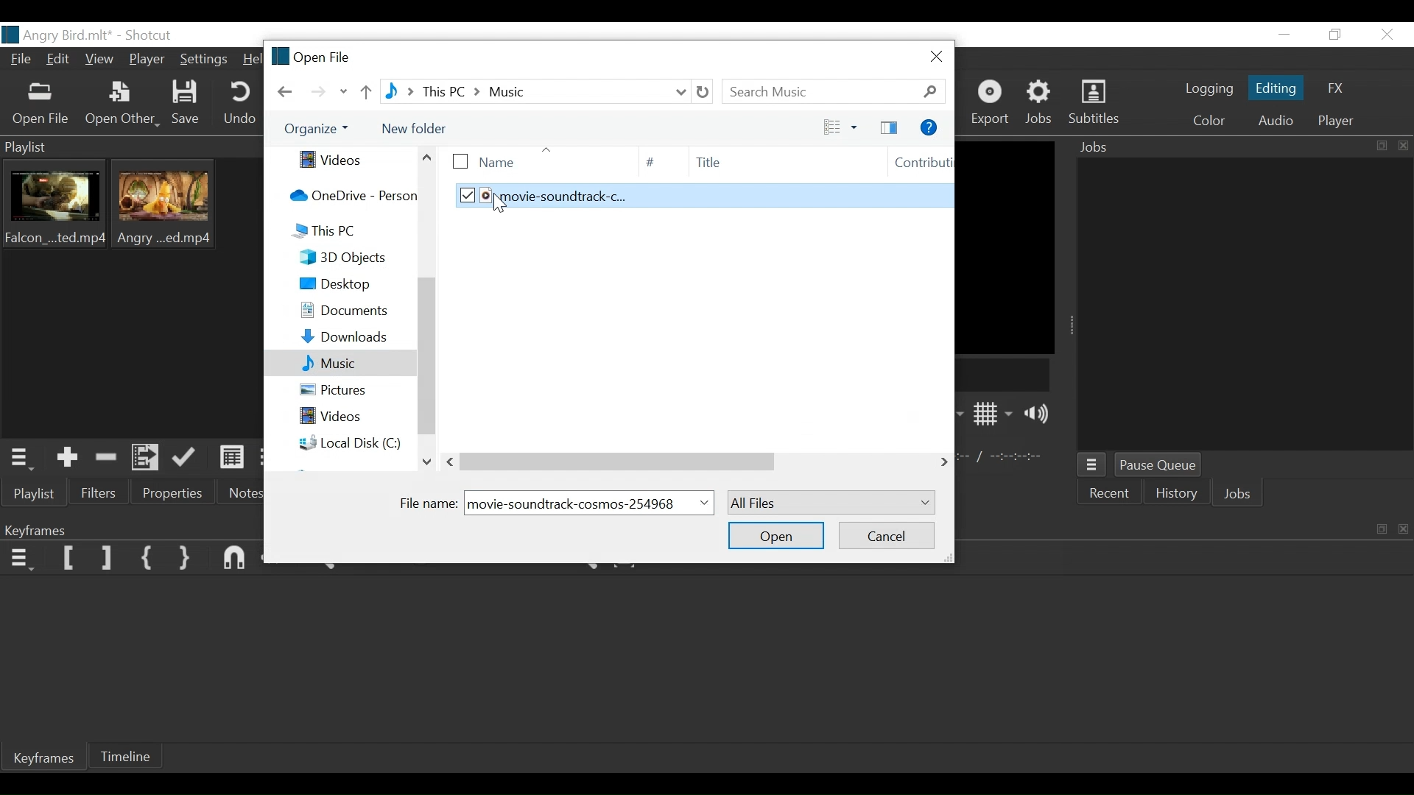 This screenshot has width=1414, height=795. Describe the element at coordinates (834, 127) in the screenshot. I see `View` at that location.